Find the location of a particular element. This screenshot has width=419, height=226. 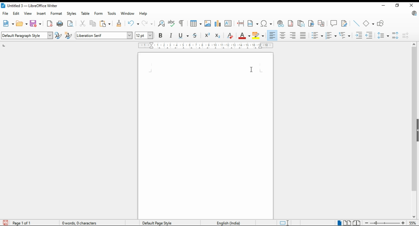

align center is located at coordinates (283, 35).